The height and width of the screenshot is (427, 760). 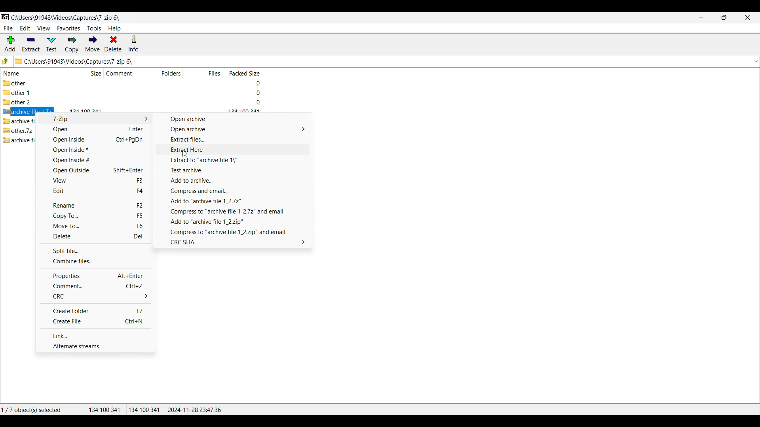 What do you see at coordinates (14, 74) in the screenshot?
I see `Name column` at bounding box center [14, 74].